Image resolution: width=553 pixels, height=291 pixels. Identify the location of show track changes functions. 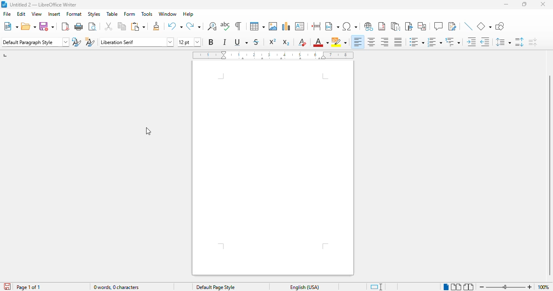
(452, 26).